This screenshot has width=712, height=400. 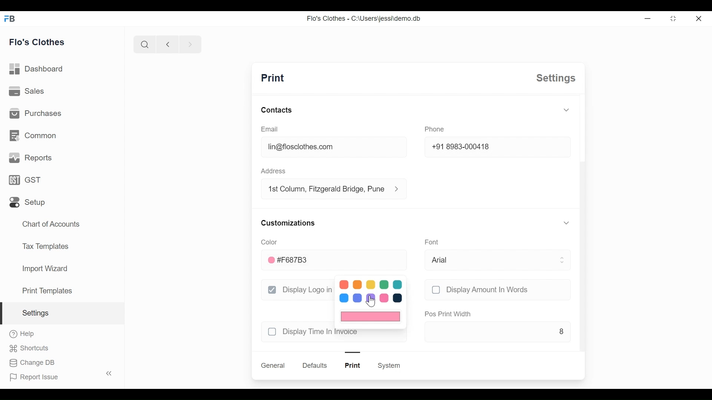 What do you see at coordinates (389, 366) in the screenshot?
I see `system` at bounding box center [389, 366].